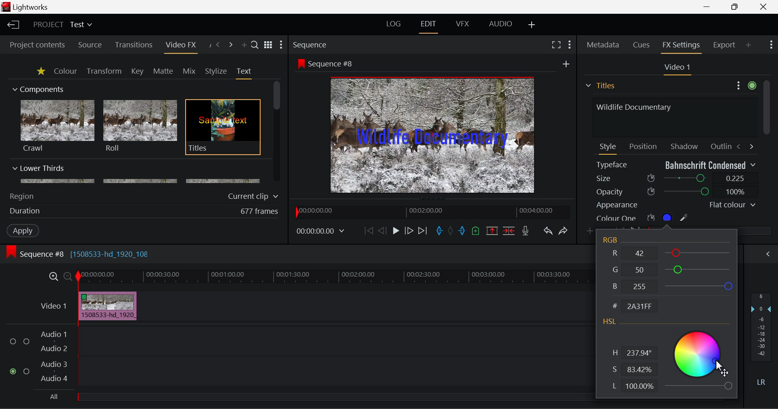  What do you see at coordinates (745, 146) in the screenshot?
I see `Move between Tabs` at bounding box center [745, 146].